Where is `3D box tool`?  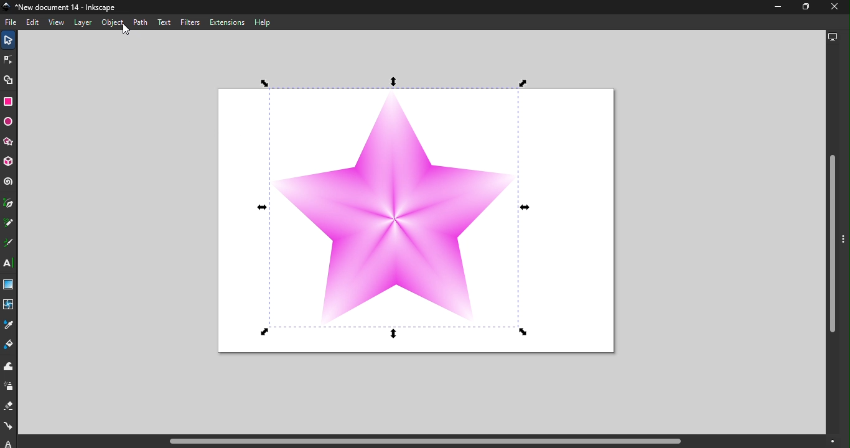 3D box tool is located at coordinates (11, 162).